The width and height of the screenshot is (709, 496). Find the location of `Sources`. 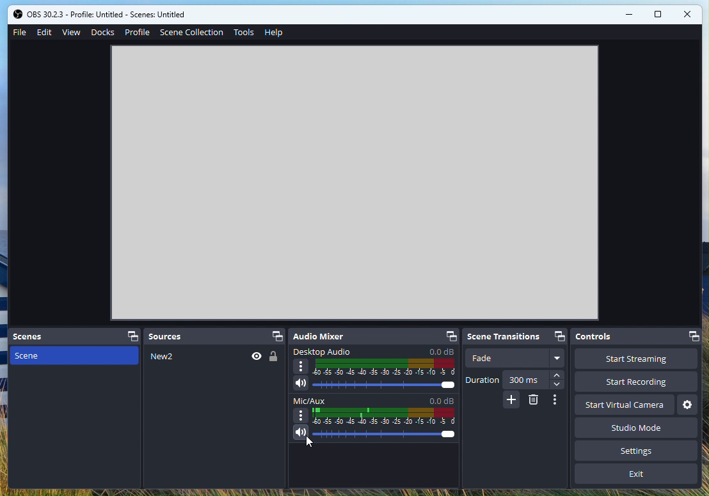

Sources is located at coordinates (215, 336).